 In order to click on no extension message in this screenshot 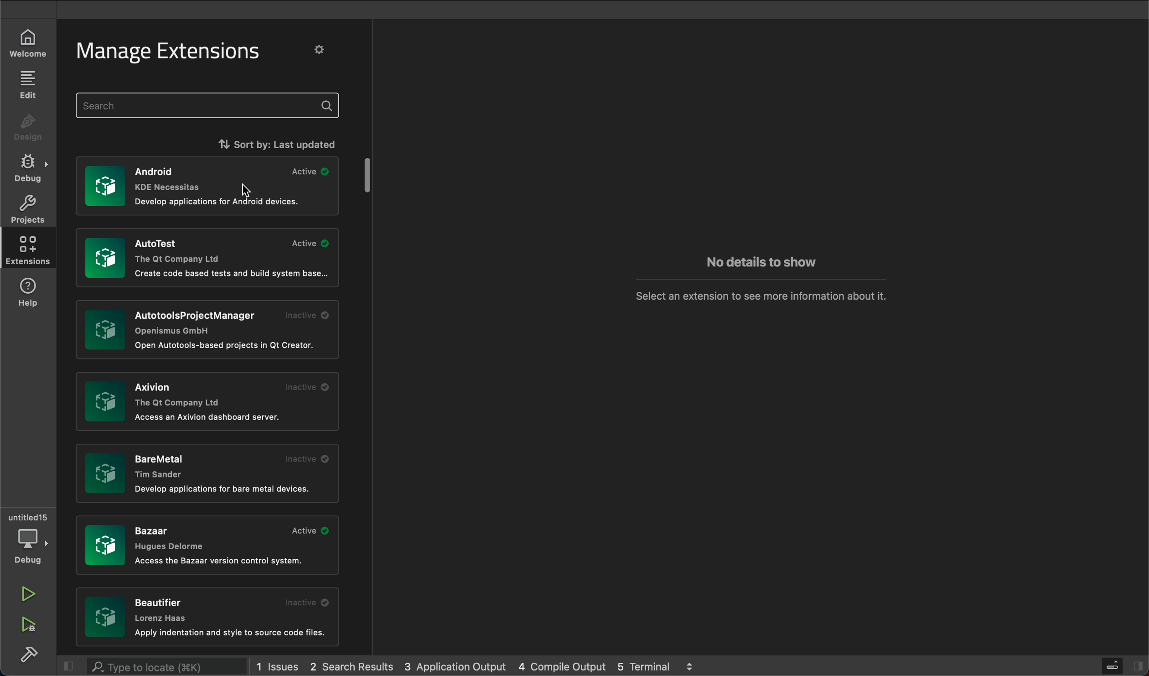, I will do `click(755, 292)`.